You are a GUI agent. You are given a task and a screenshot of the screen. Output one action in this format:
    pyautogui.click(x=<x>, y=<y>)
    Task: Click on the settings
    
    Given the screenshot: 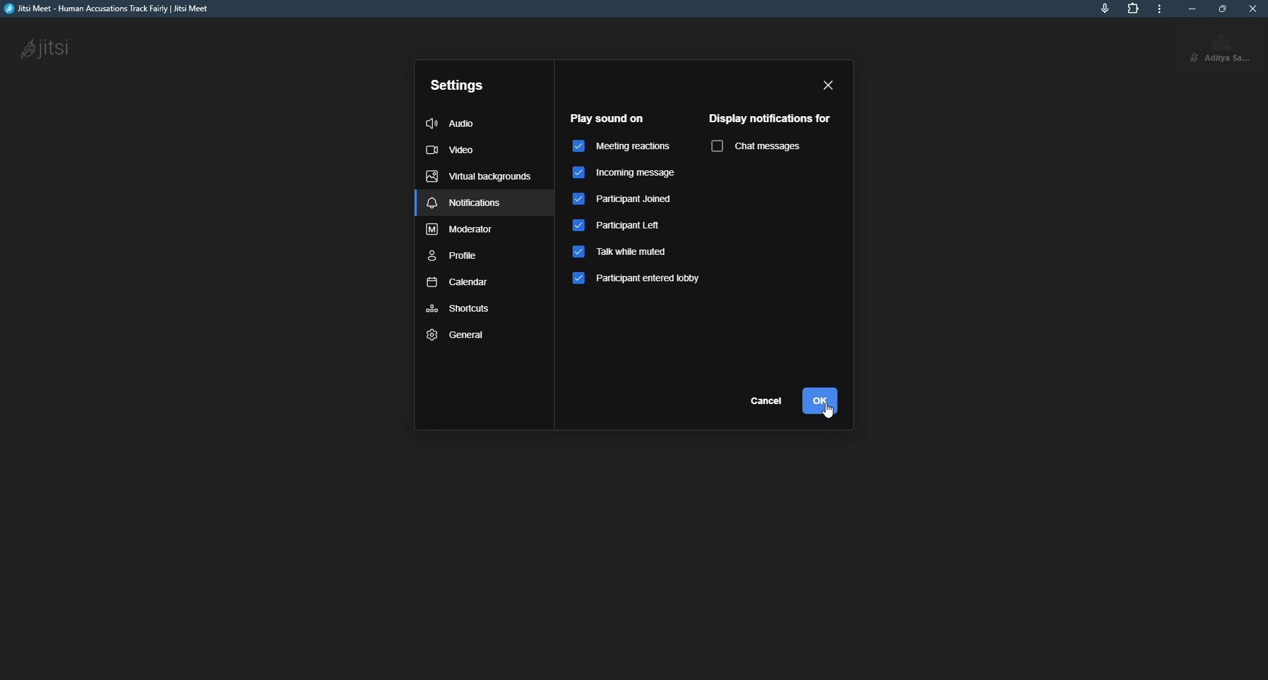 What is the action you would take?
    pyautogui.click(x=456, y=87)
    